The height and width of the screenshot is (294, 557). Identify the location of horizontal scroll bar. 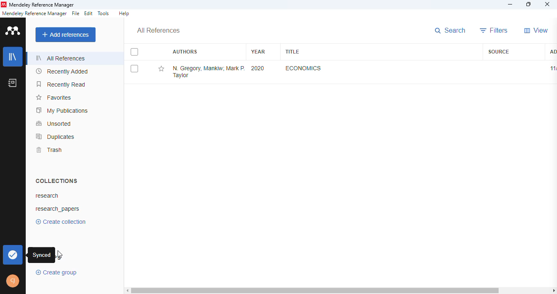
(315, 291).